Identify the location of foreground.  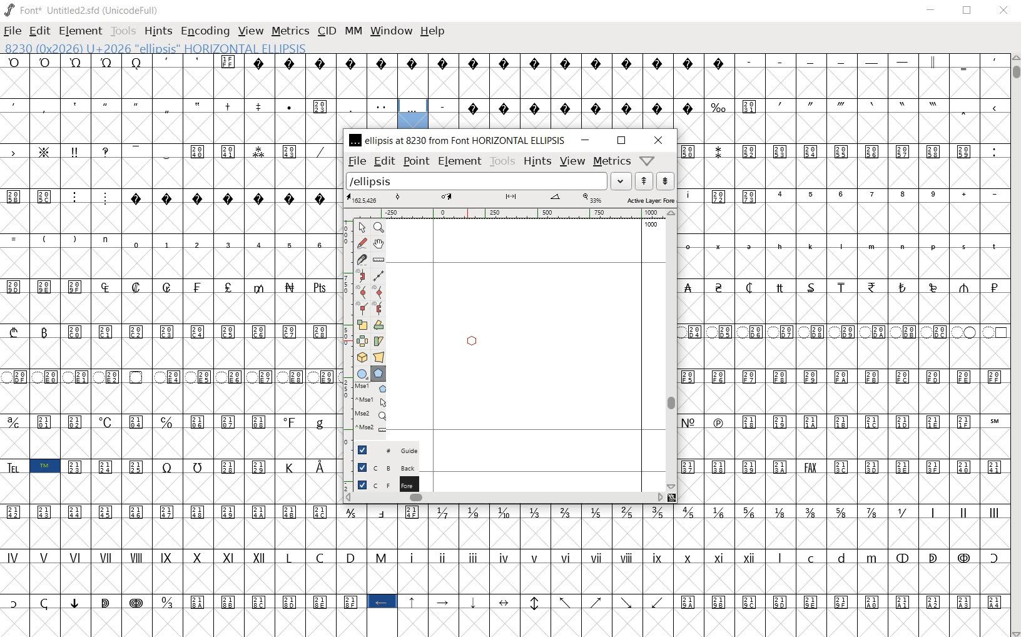
(381, 483).